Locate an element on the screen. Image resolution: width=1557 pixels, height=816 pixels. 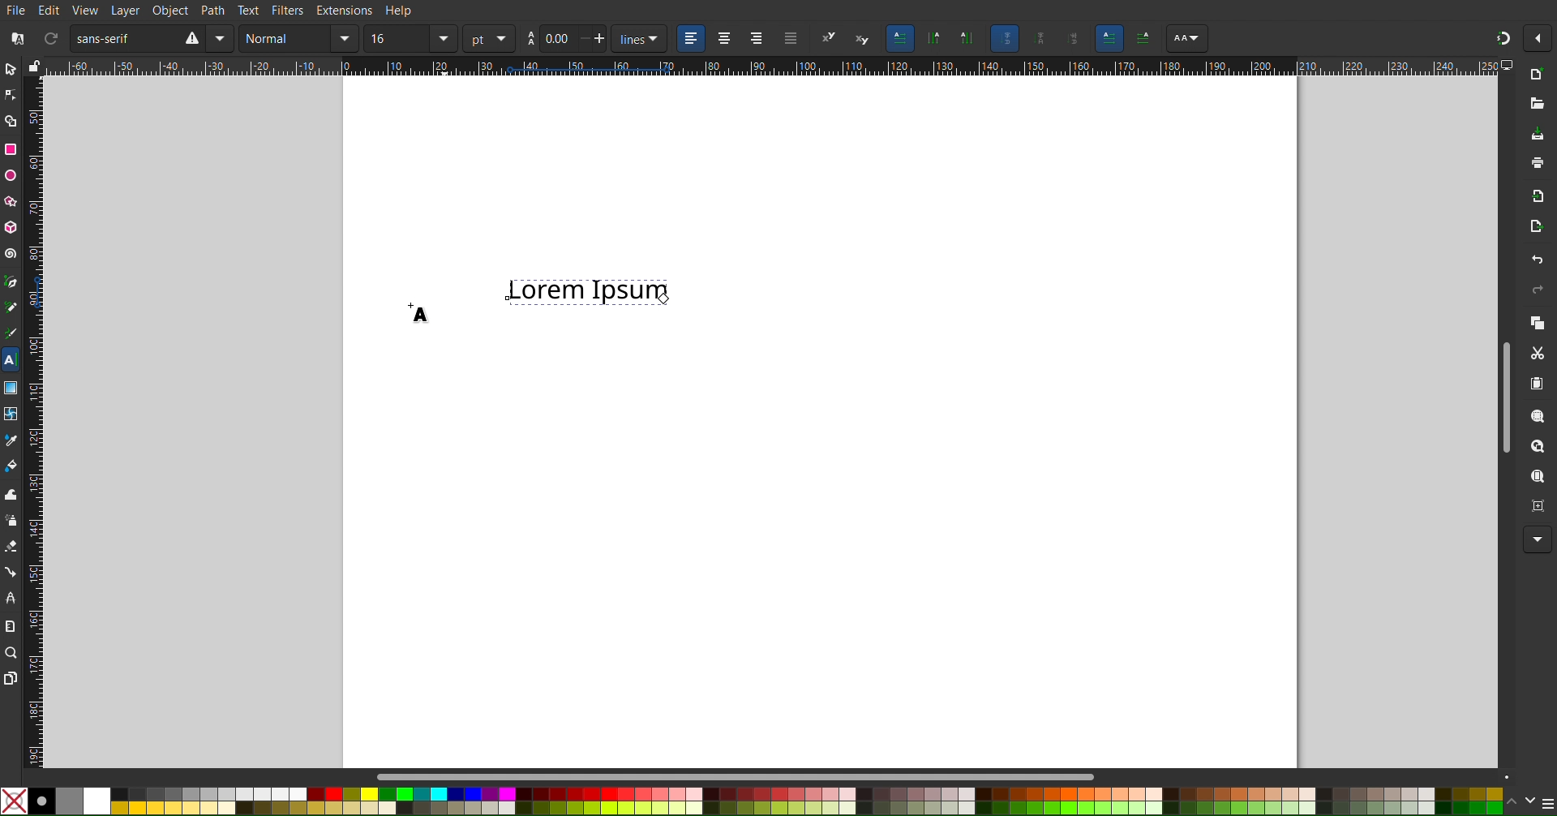
aa is located at coordinates (529, 39).